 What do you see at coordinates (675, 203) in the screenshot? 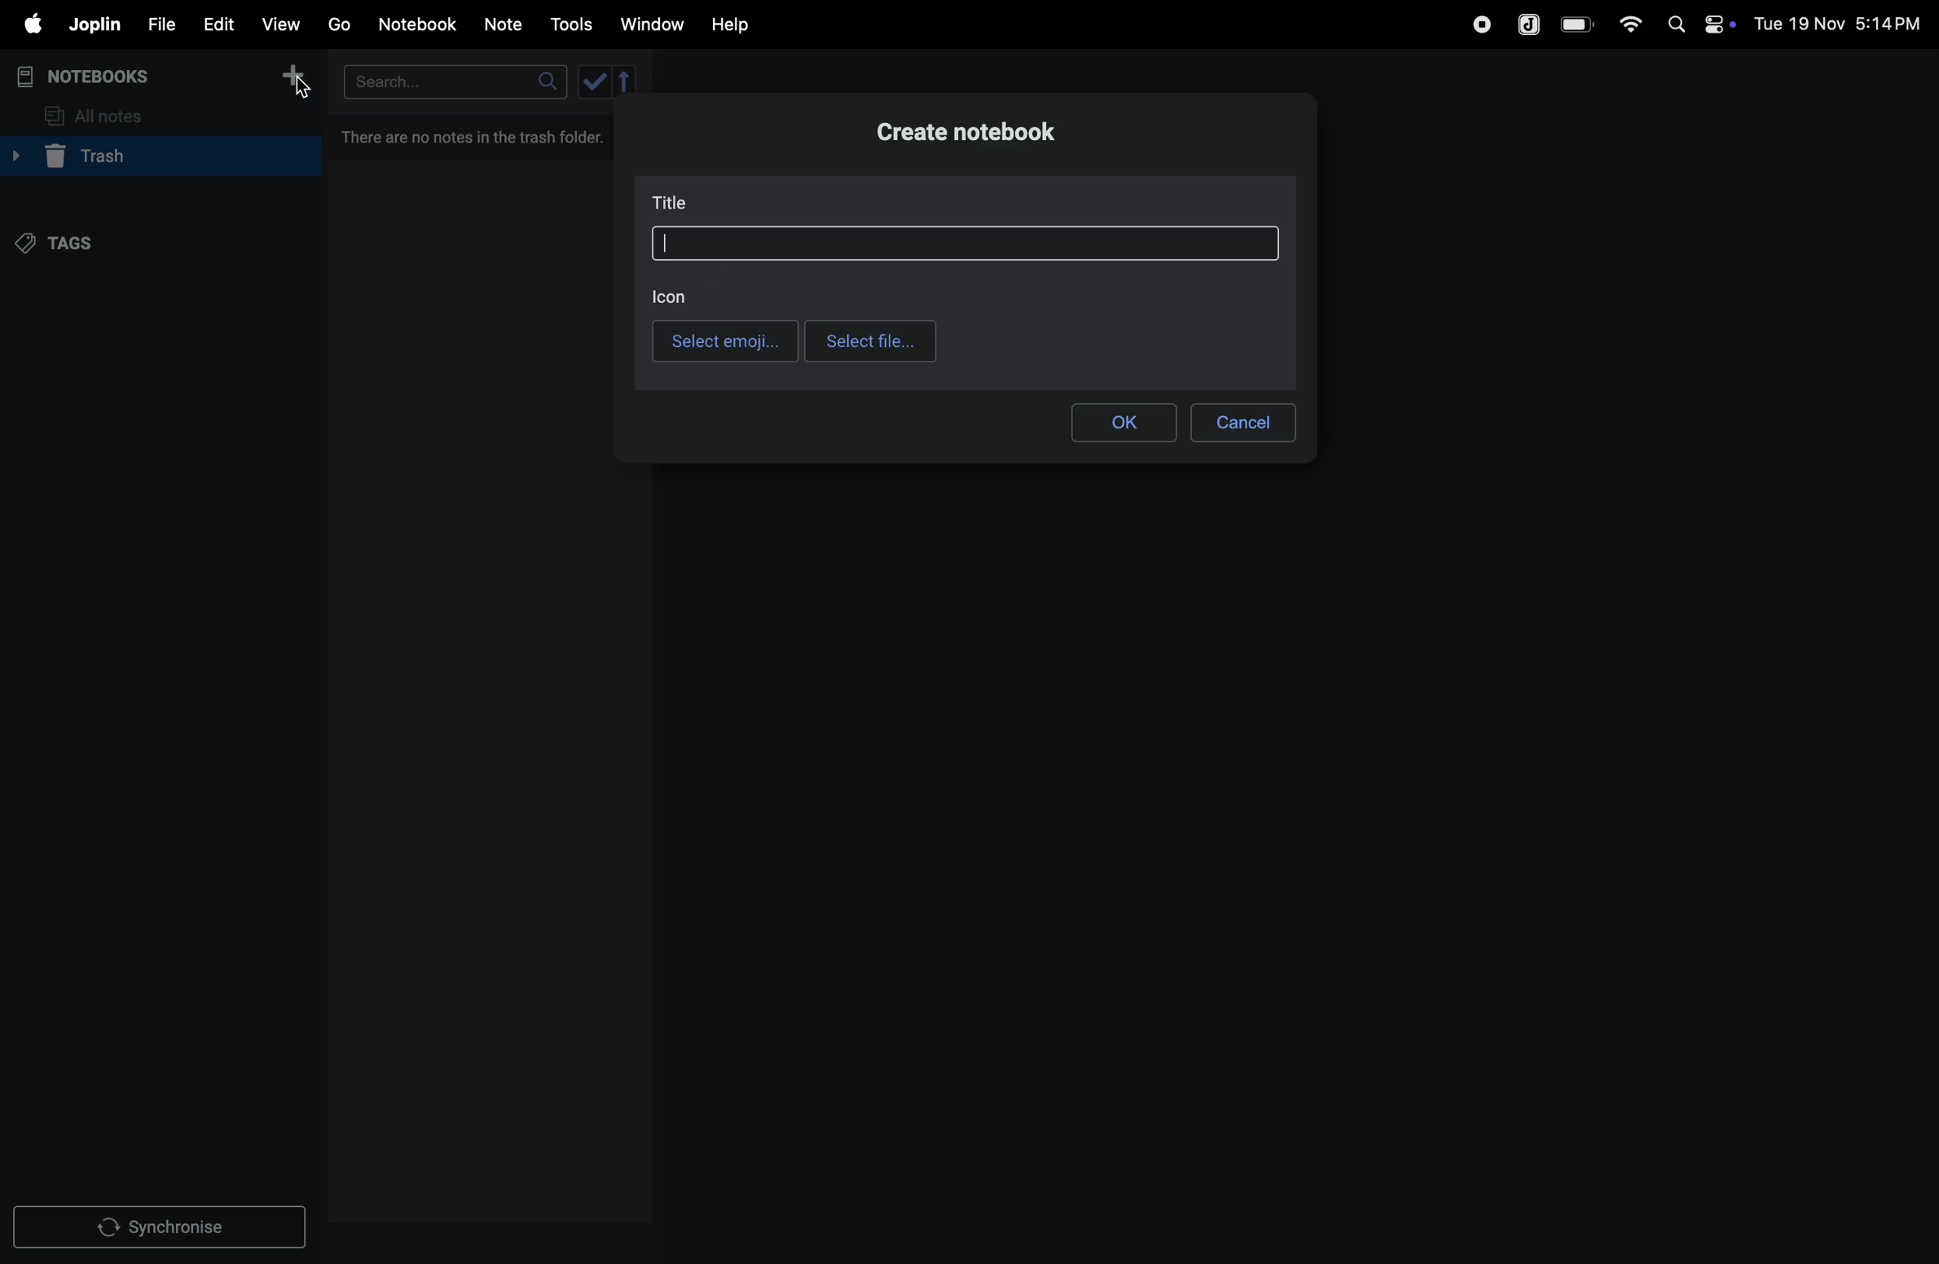
I see `title` at bounding box center [675, 203].